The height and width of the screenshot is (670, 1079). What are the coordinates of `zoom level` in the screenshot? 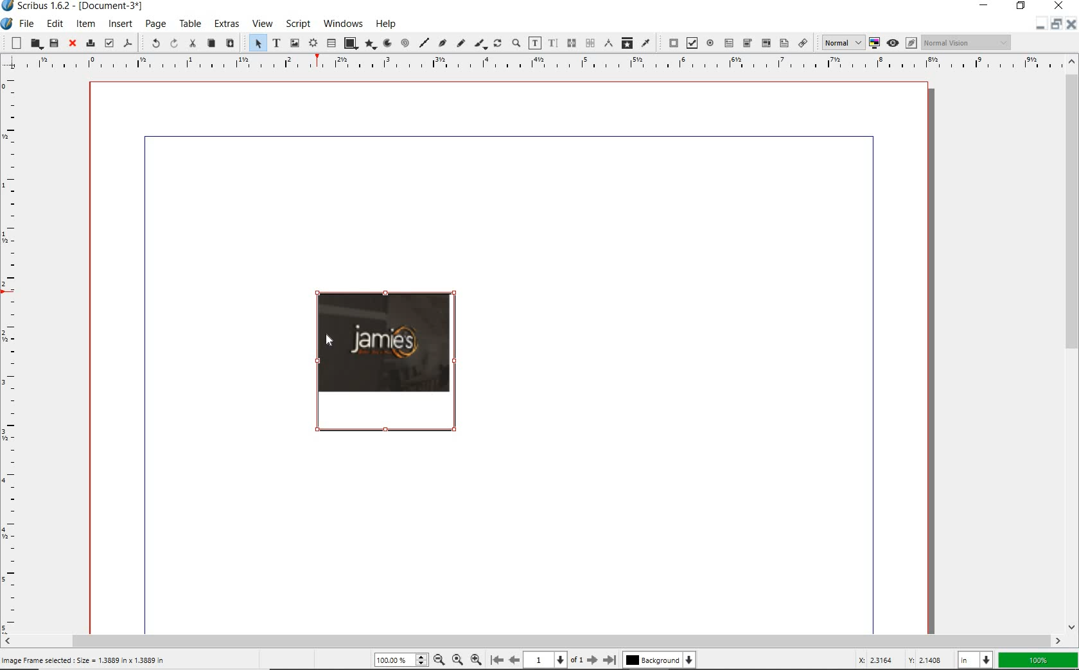 It's located at (398, 662).